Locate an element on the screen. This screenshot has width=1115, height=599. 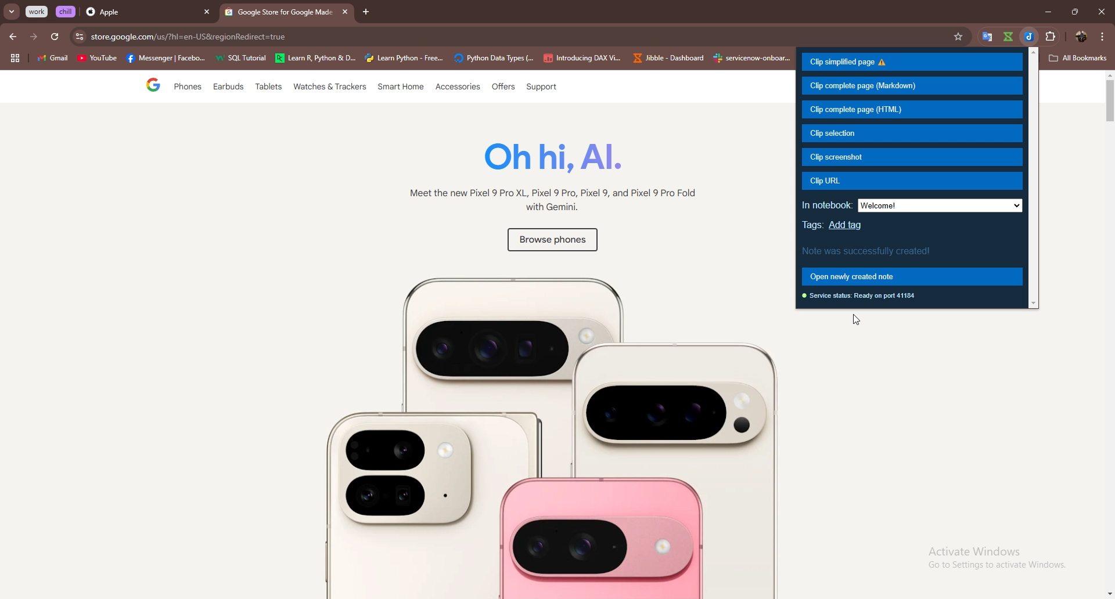
add tab is located at coordinates (366, 12).